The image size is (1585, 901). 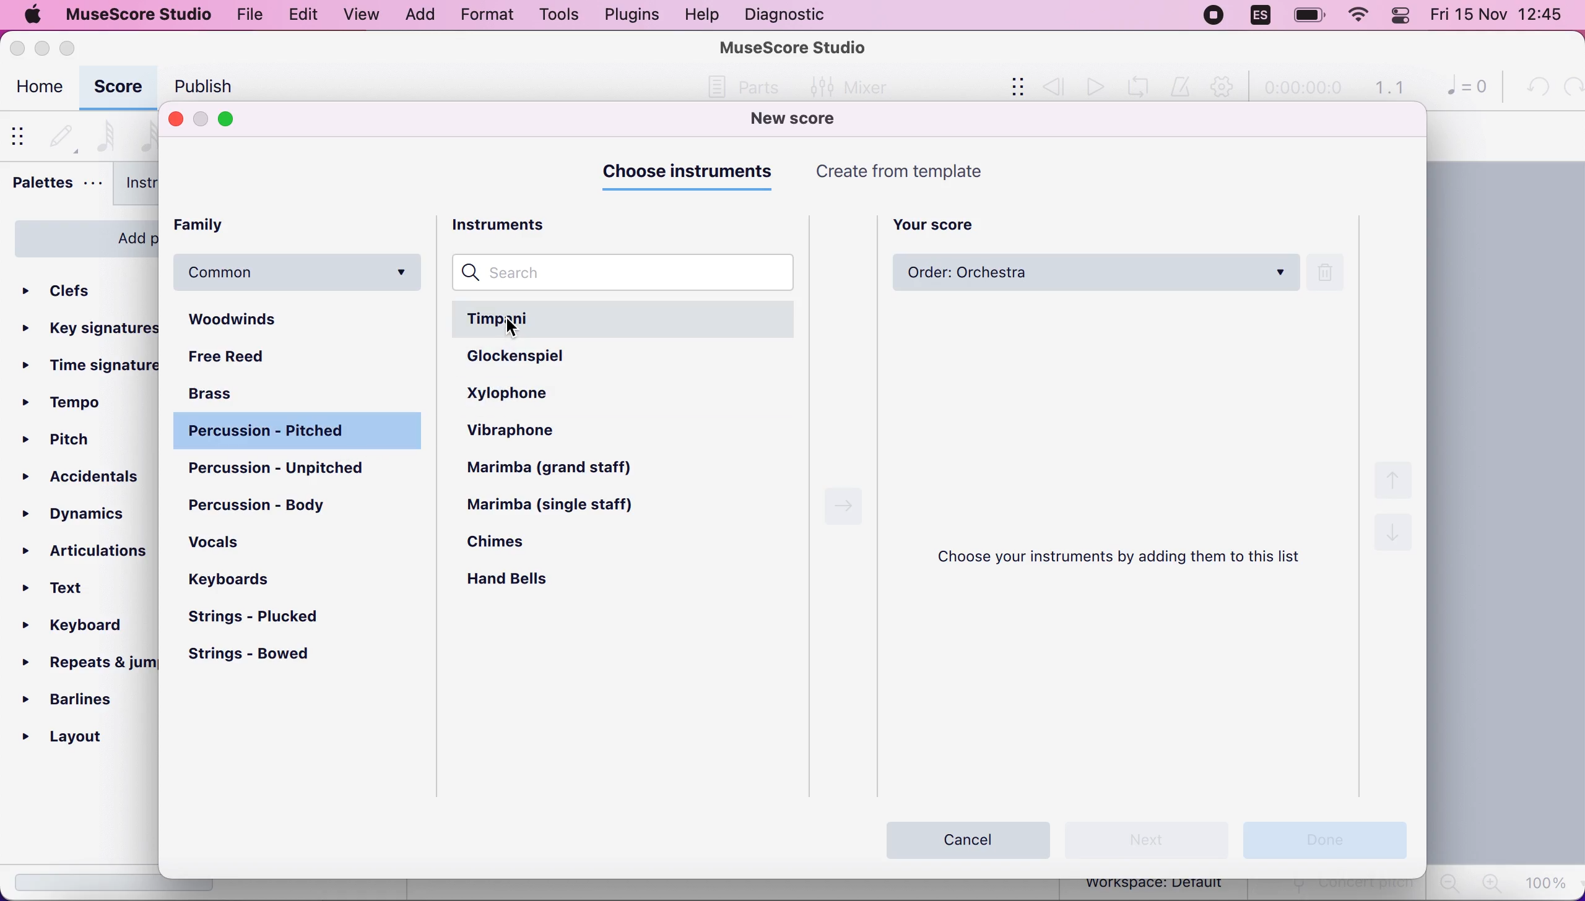 What do you see at coordinates (1128, 559) in the screenshot?
I see `choose your instruments by adding them to this list` at bounding box center [1128, 559].